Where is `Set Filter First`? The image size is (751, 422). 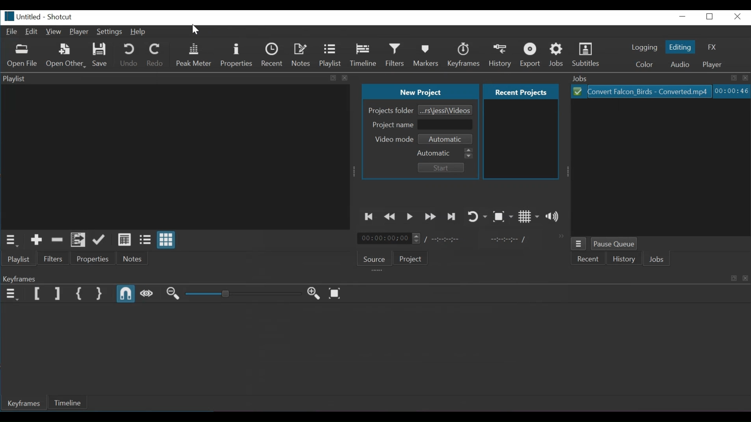
Set Filter First is located at coordinates (38, 294).